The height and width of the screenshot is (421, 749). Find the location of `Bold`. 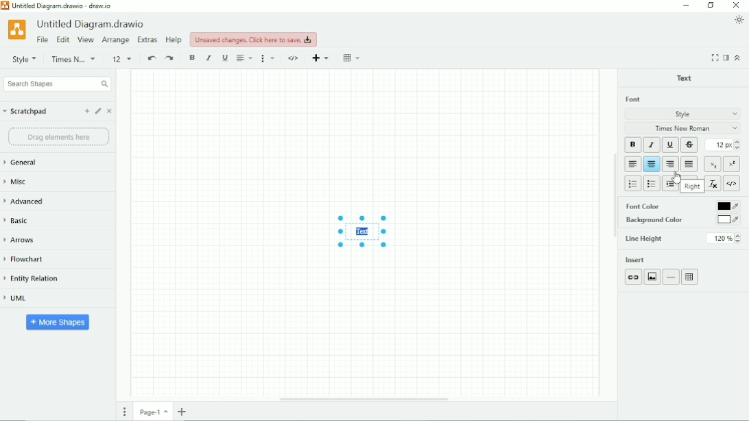

Bold is located at coordinates (192, 58).